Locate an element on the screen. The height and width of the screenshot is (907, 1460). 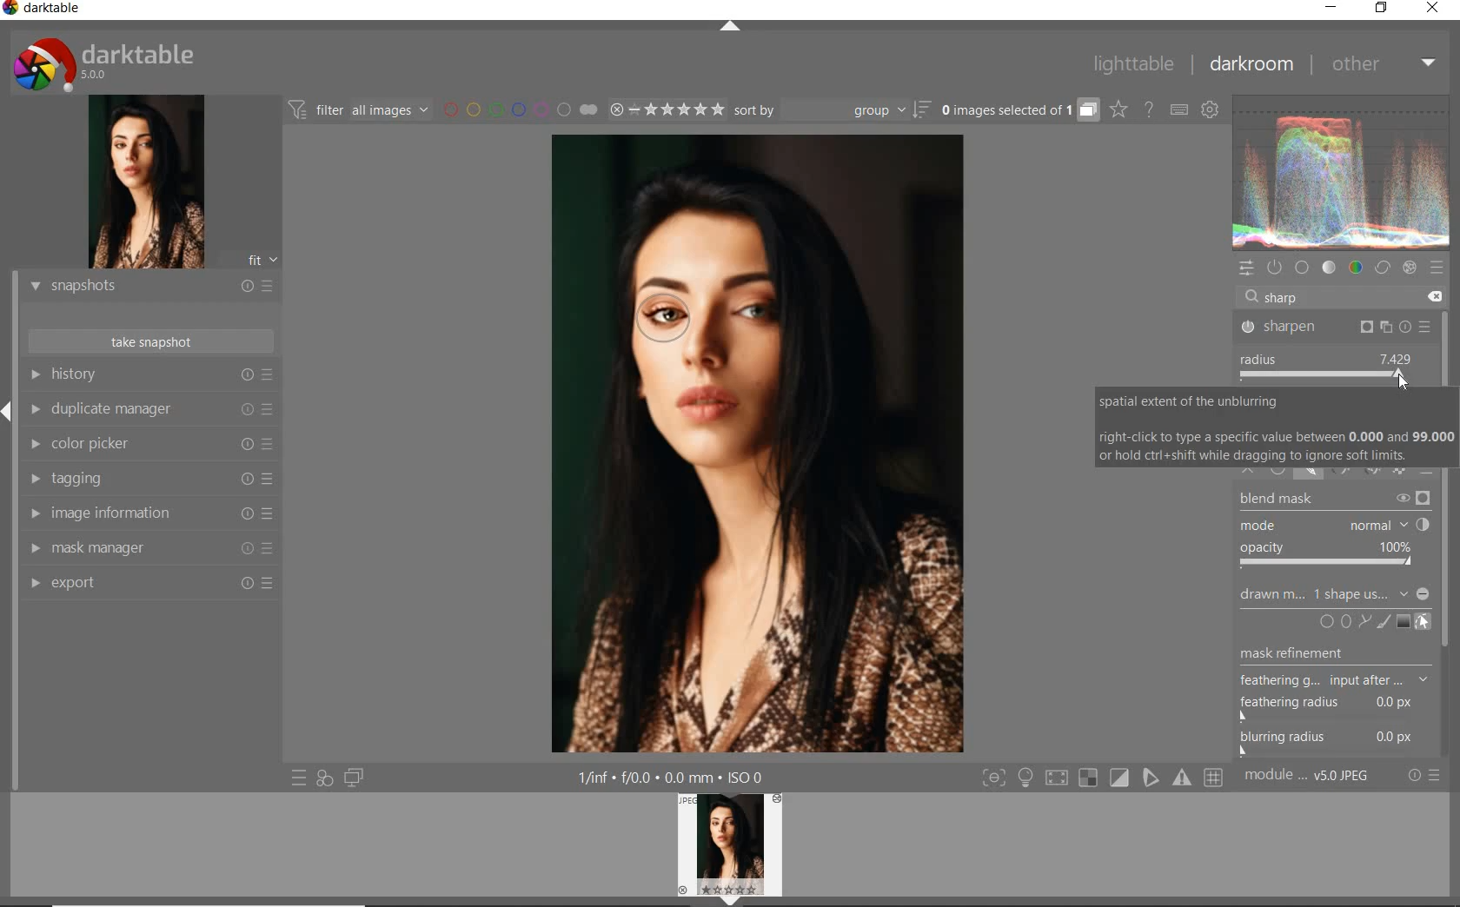
show only active modules is located at coordinates (1277, 267).